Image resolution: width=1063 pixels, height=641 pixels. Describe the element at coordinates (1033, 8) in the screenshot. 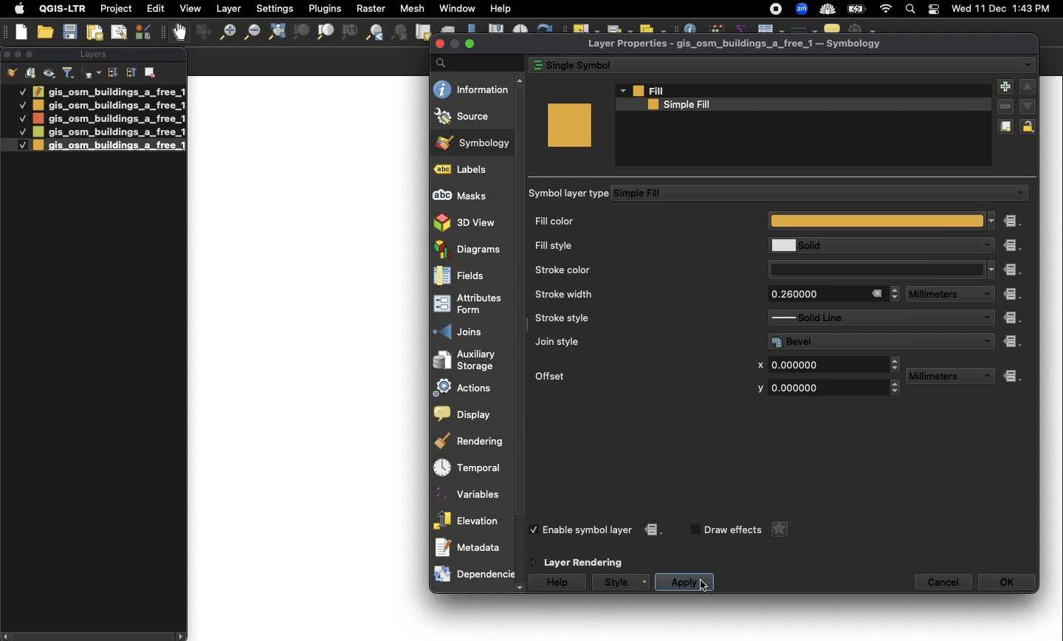

I see `1:43 PM` at that location.